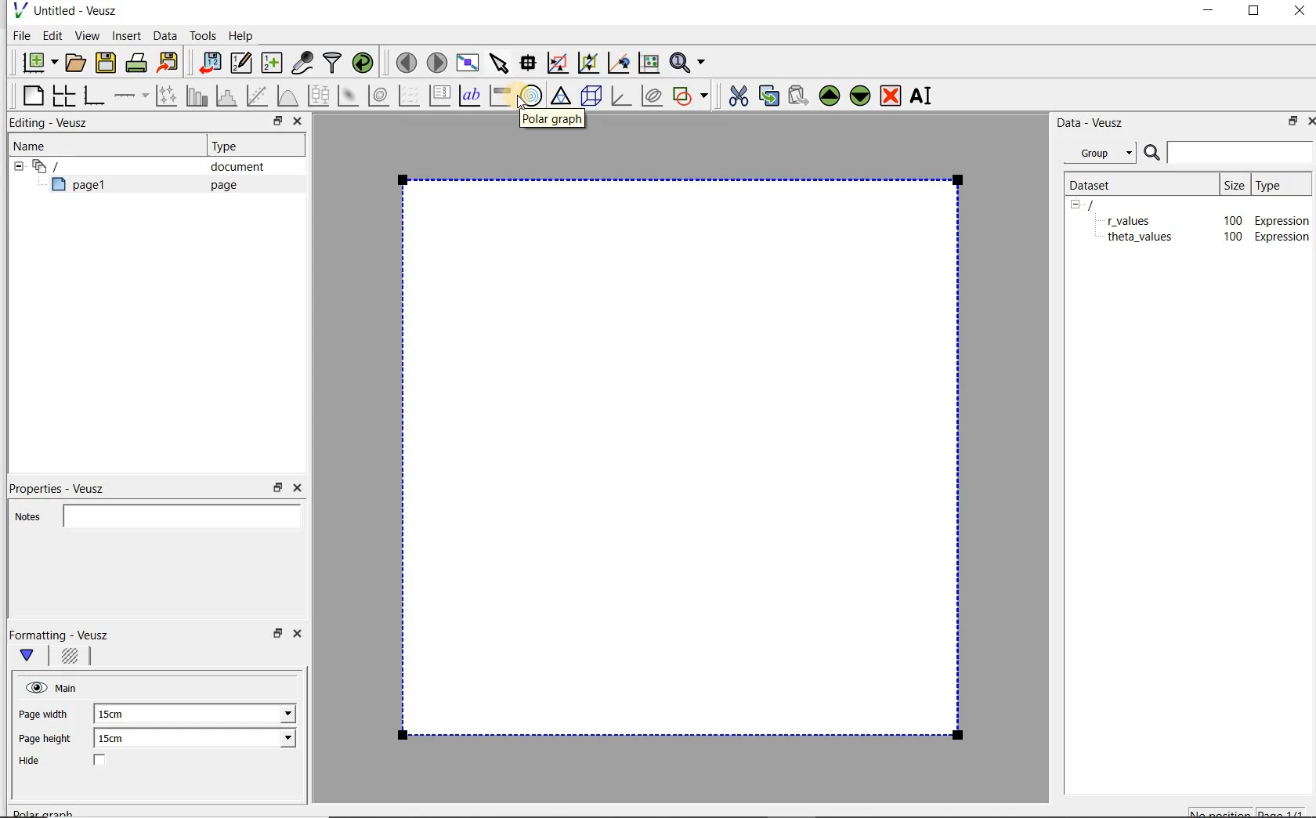  I want to click on 100, so click(1228, 219).